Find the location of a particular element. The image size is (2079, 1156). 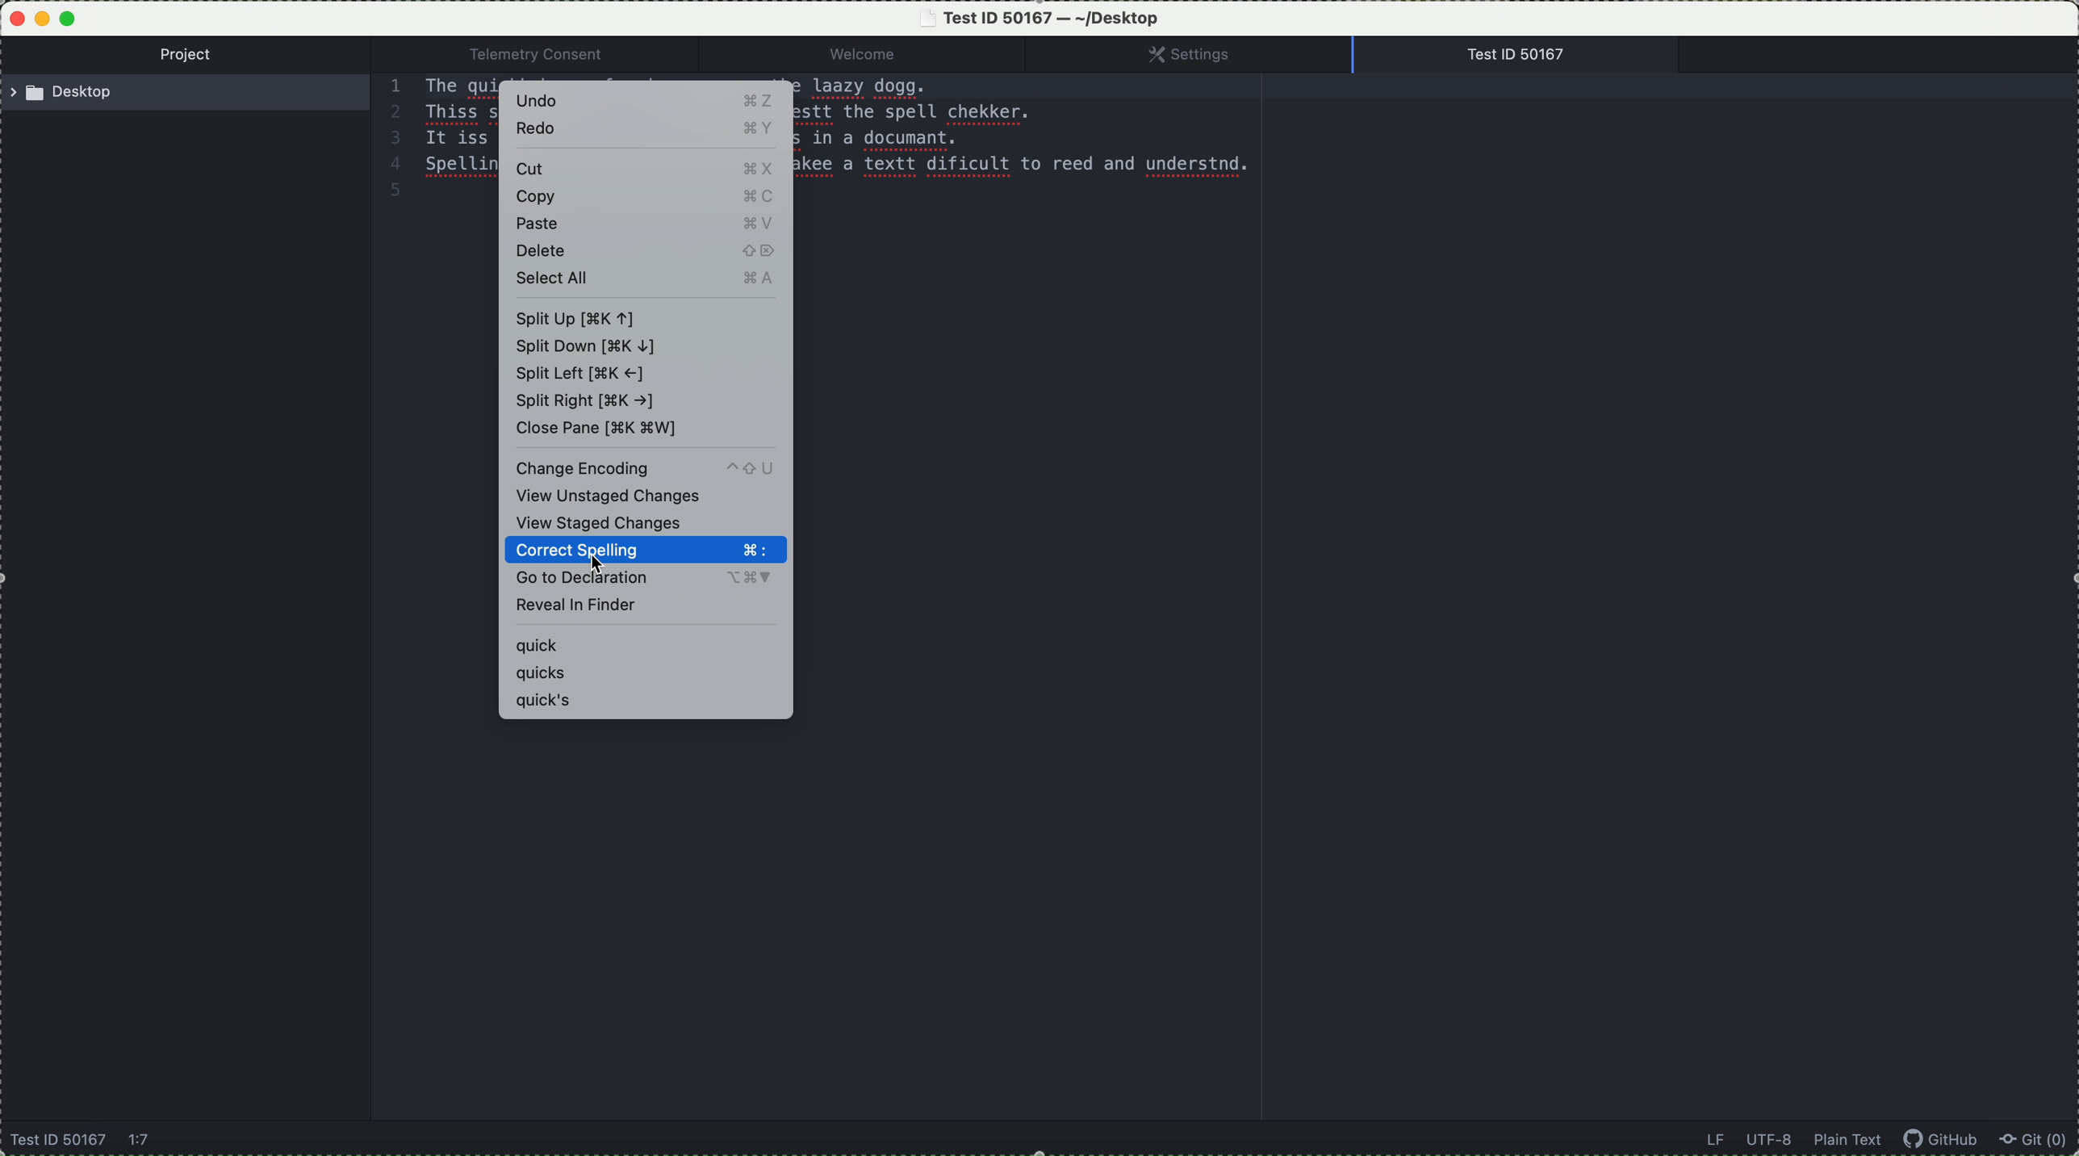

click on correct spelling is located at coordinates (647, 551).